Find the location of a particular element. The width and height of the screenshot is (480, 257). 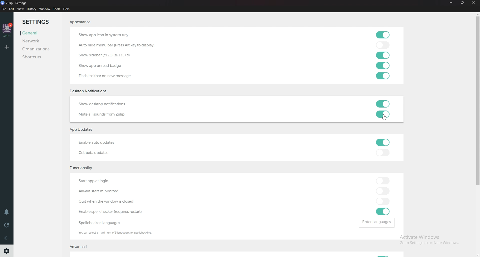

General is located at coordinates (36, 33).